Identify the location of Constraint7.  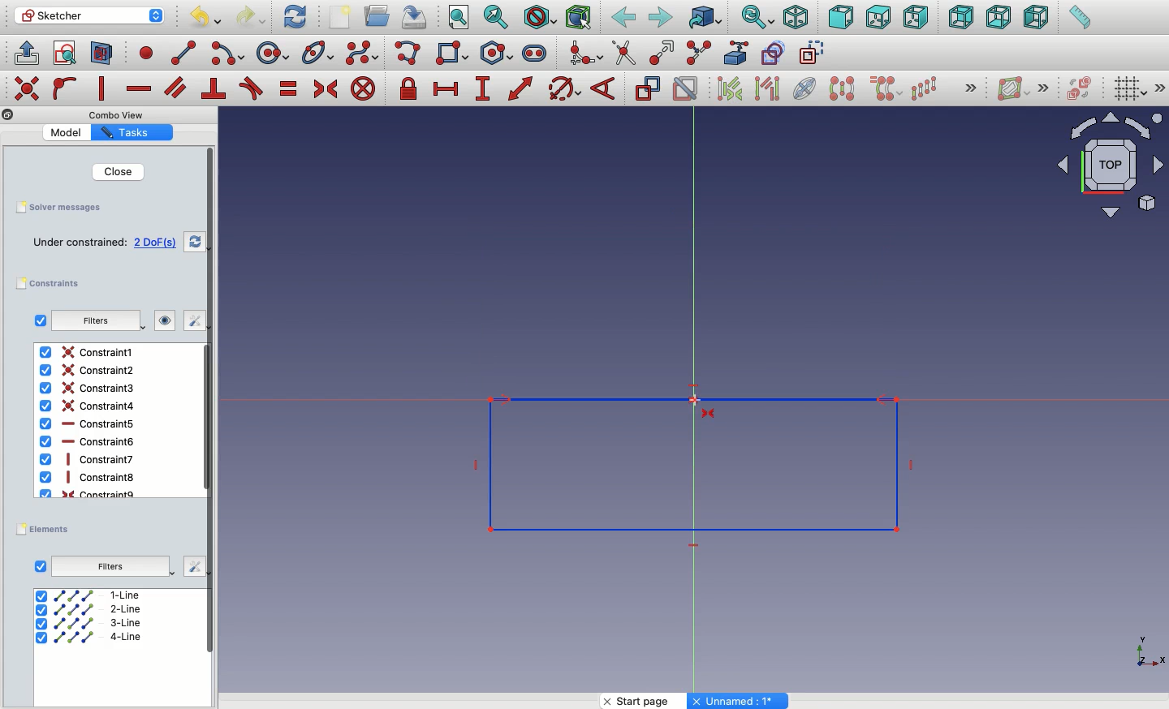
(88, 458).